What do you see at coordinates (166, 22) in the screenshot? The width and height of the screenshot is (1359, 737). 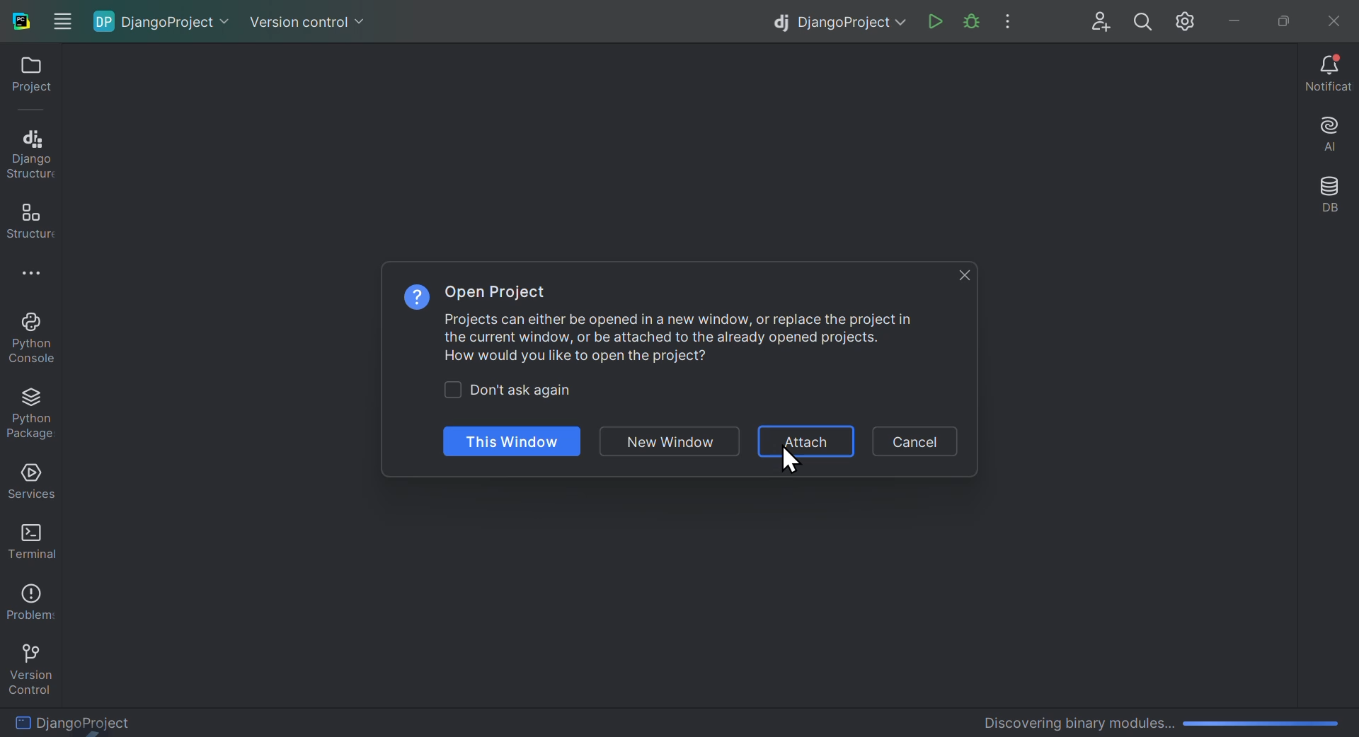 I see `Django project` at bounding box center [166, 22].